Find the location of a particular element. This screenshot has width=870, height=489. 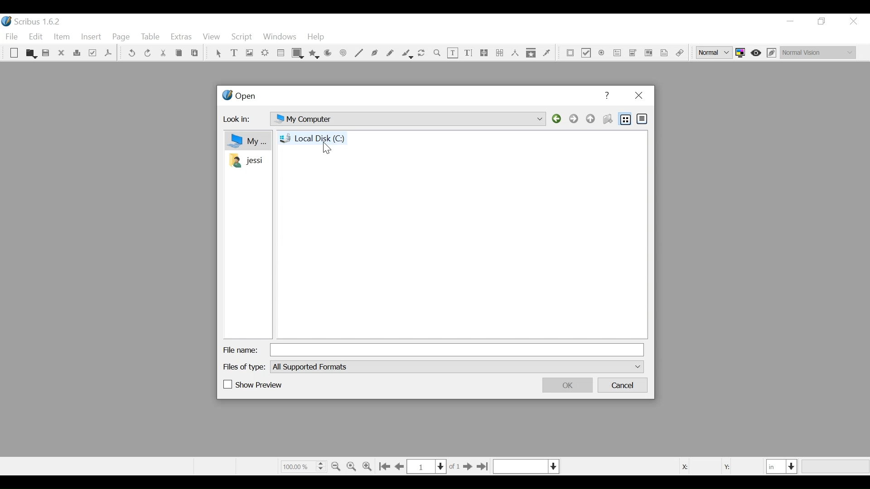

Go to next Page is located at coordinates (466, 467).